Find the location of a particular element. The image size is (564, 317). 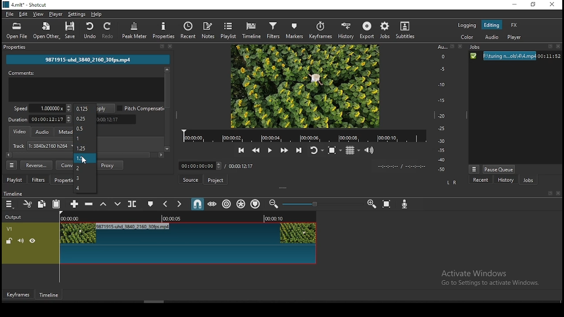

help is located at coordinates (98, 14).